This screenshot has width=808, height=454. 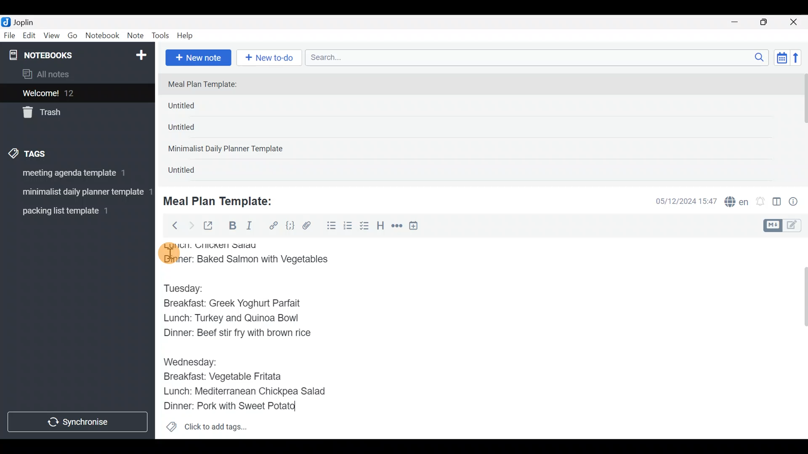 I want to click on Note properties, so click(x=797, y=202).